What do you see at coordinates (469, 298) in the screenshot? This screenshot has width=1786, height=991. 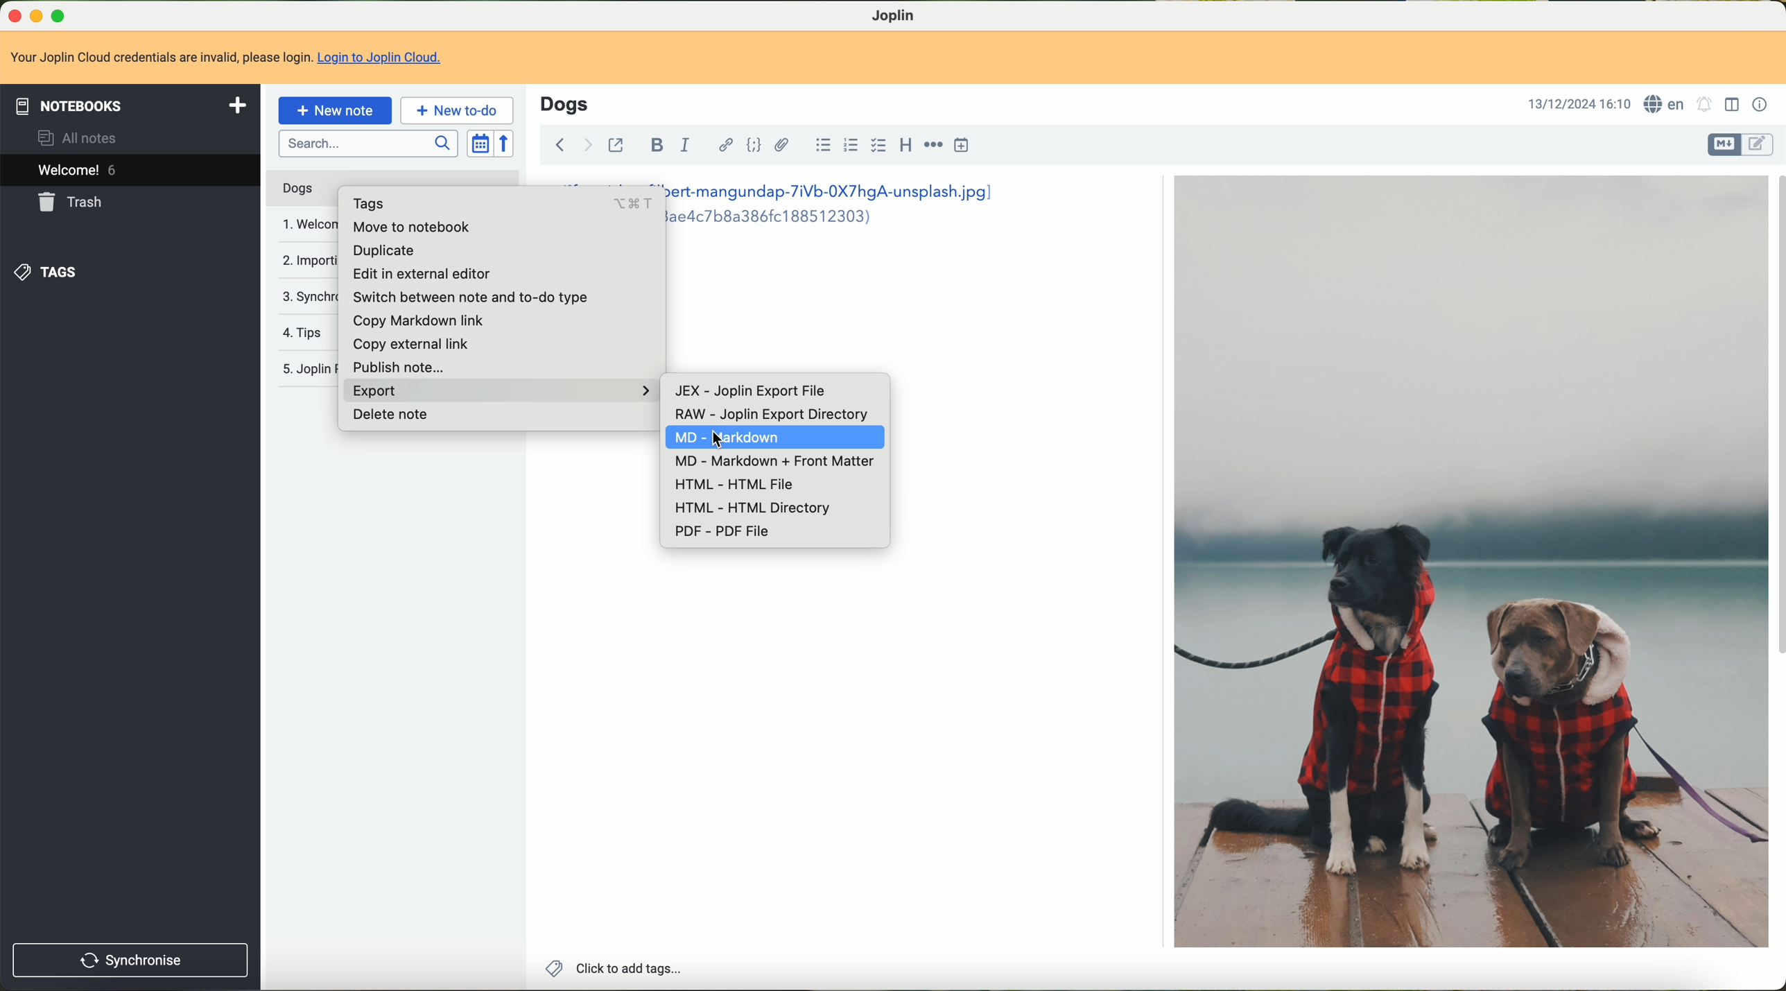 I see `switch between note and no-to type` at bounding box center [469, 298].